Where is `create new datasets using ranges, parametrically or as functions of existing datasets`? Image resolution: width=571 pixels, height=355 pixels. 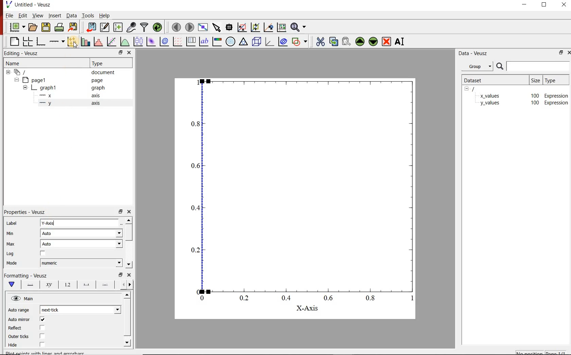
create new datasets using ranges, parametrically or as functions of existing datasets is located at coordinates (119, 28).